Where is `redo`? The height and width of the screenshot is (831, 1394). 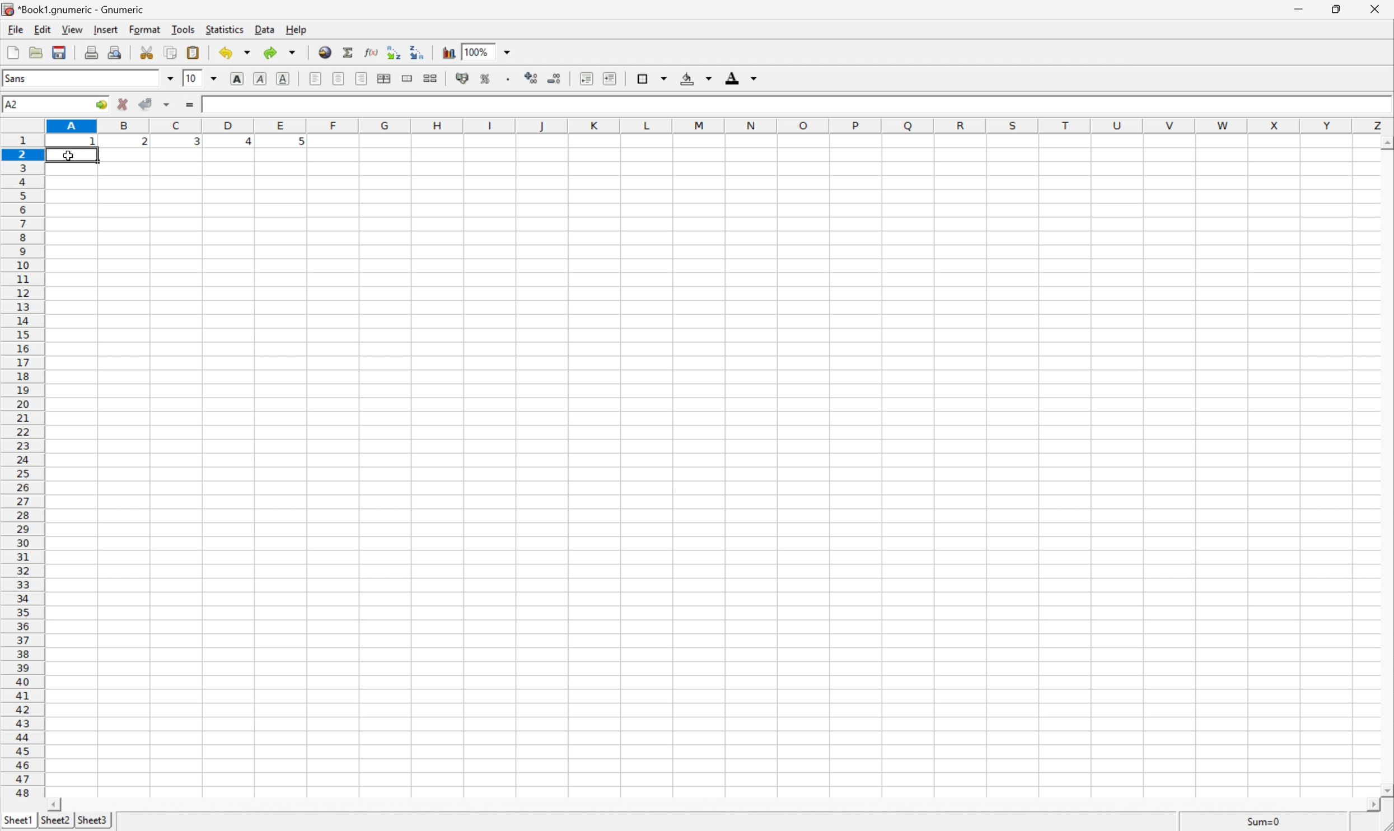
redo is located at coordinates (282, 52).